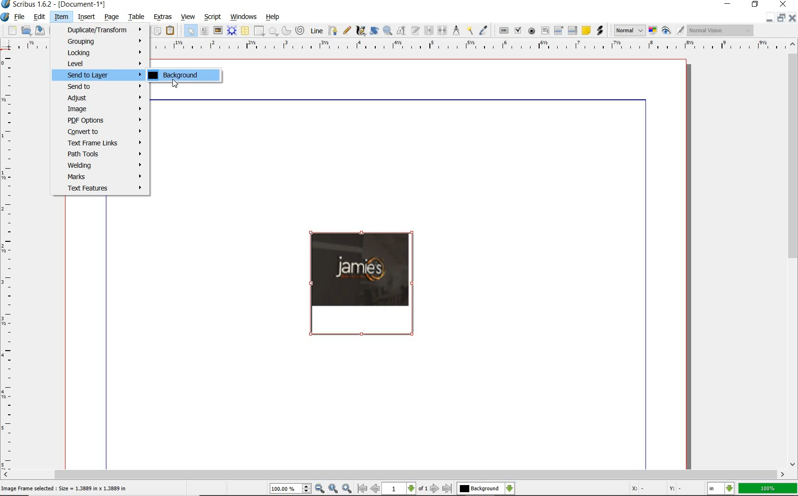 This screenshot has width=798, height=496. Describe the element at coordinates (586, 31) in the screenshot. I see `text annotation` at that location.